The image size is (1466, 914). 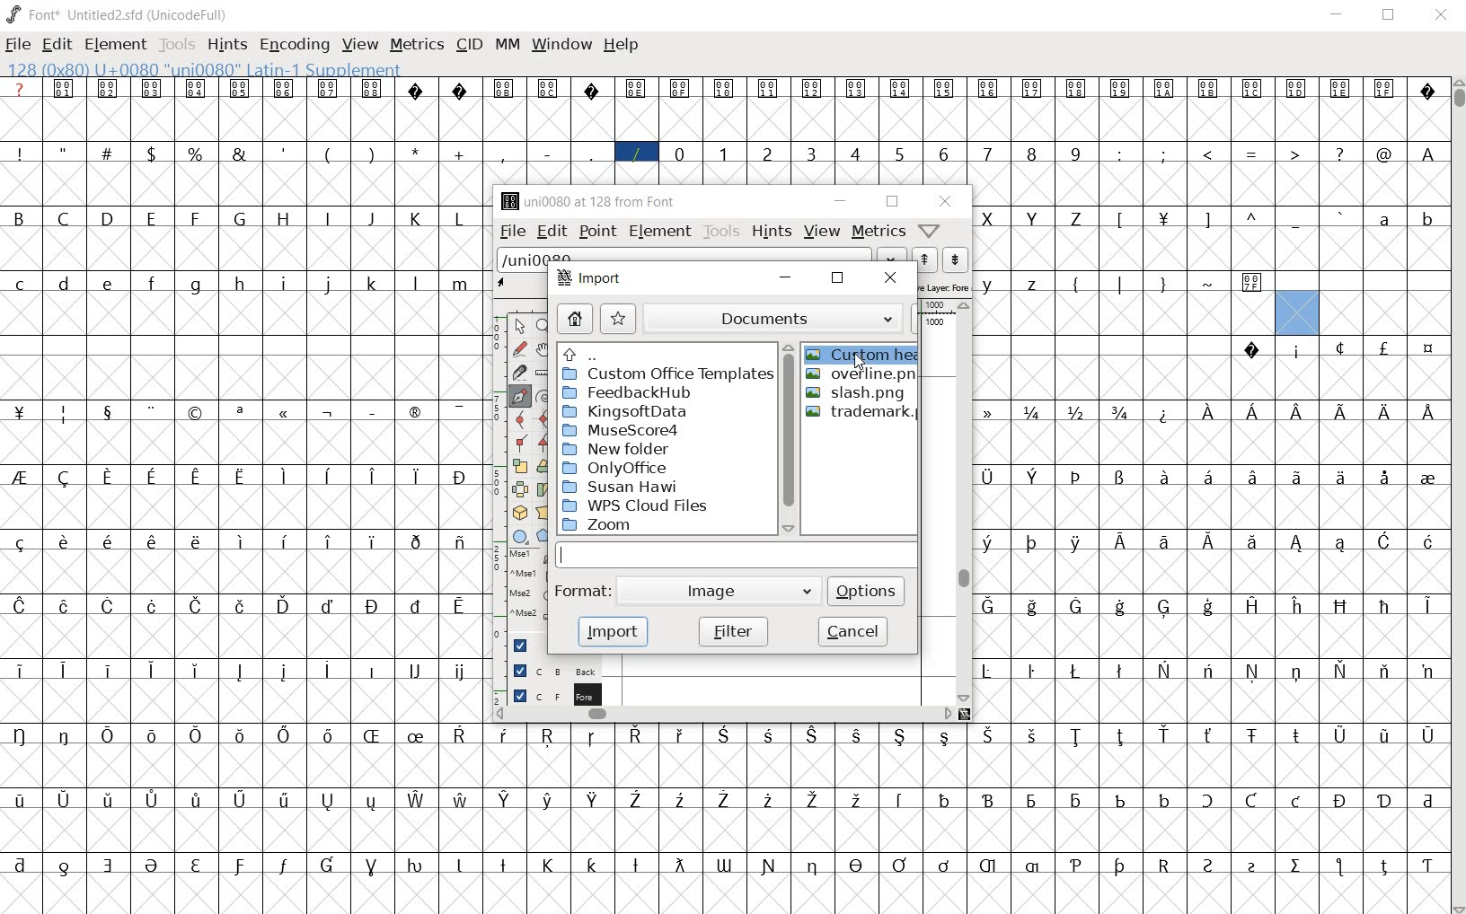 I want to click on glyph, so click(x=1206, y=800).